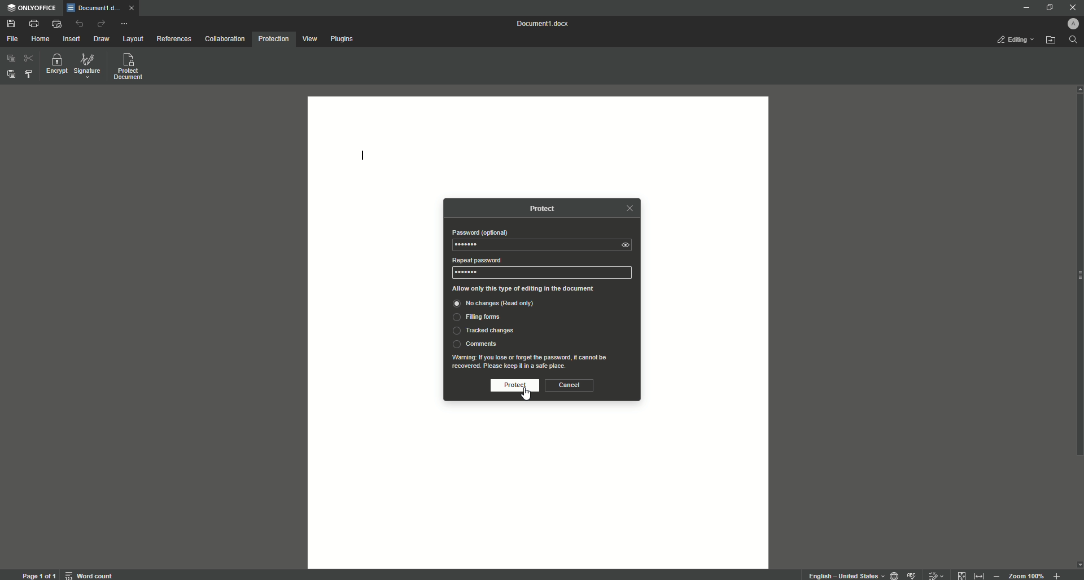 This screenshot has width=1084, height=580. I want to click on View, so click(310, 39).